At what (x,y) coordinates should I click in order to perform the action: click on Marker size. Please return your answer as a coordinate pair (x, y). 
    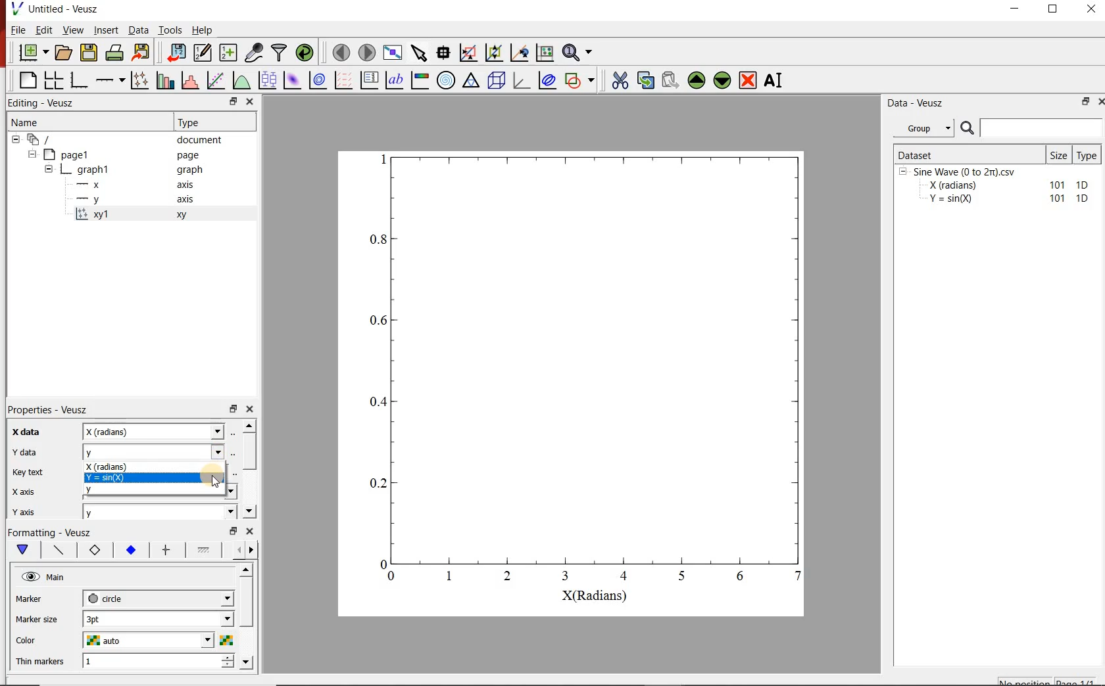
    Looking at the image, I should click on (37, 597).